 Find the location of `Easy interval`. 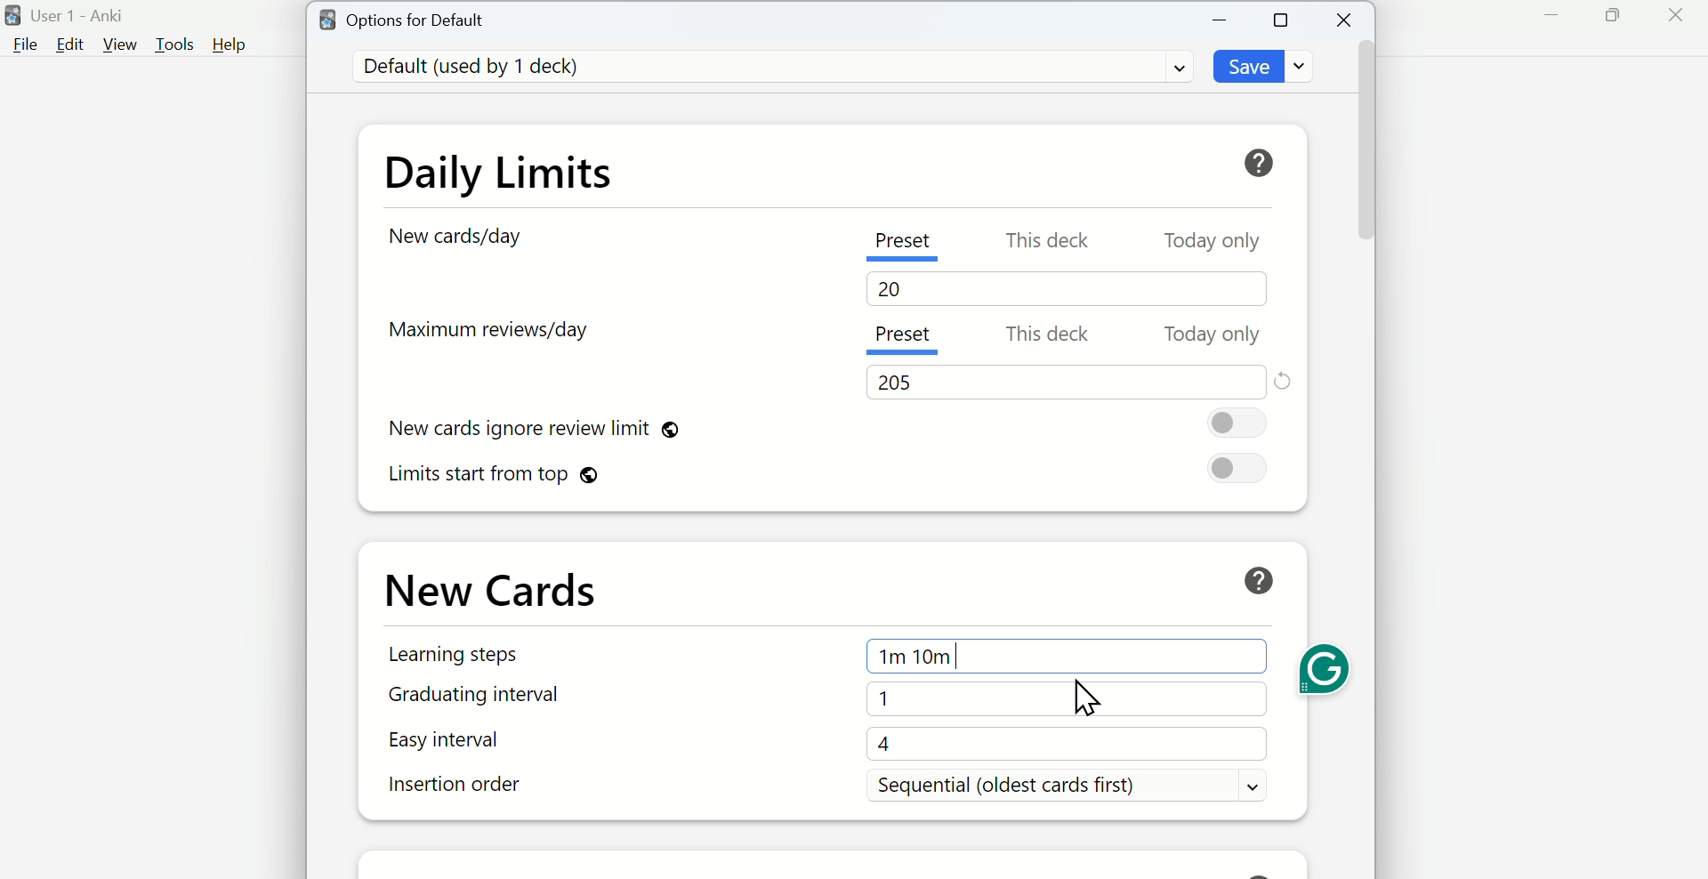

Easy interval is located at coordinates (465, 743).